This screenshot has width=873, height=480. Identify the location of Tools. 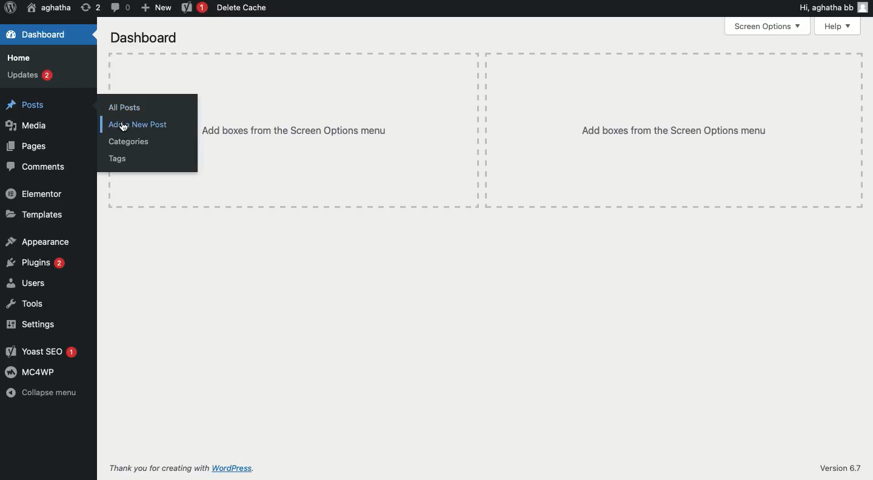
(25, 303).